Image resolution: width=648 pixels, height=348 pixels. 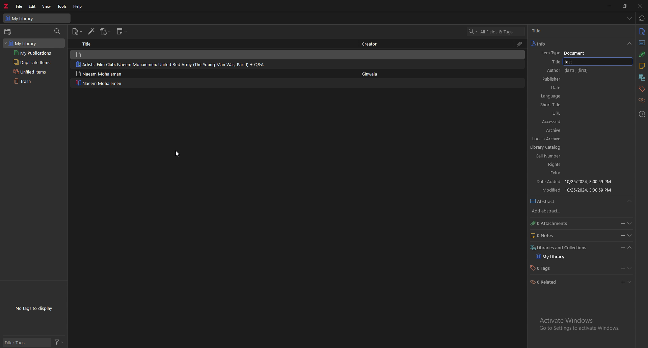 What do you see at coordinates (33, 308) in the screenshot?
I see `no tags to display` at bounding box center [33, 308].